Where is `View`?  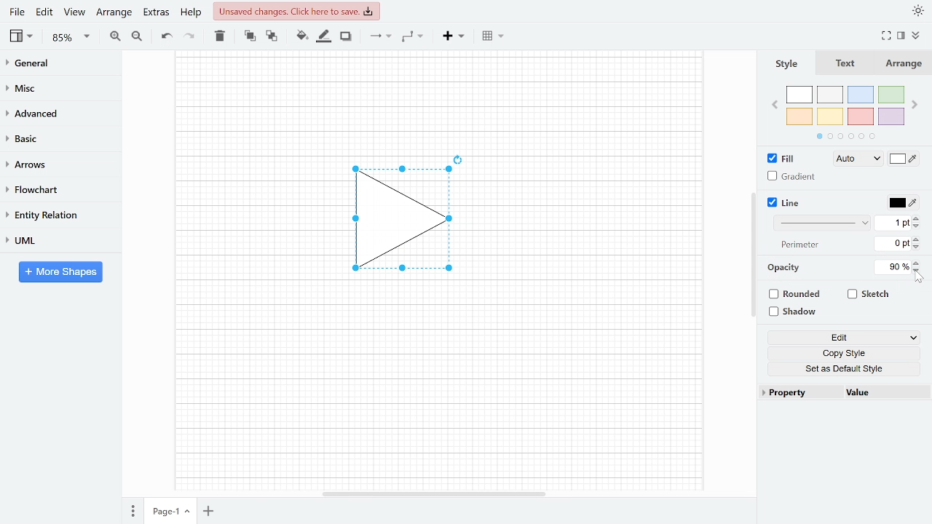 View is located at coordinates (23, 36).